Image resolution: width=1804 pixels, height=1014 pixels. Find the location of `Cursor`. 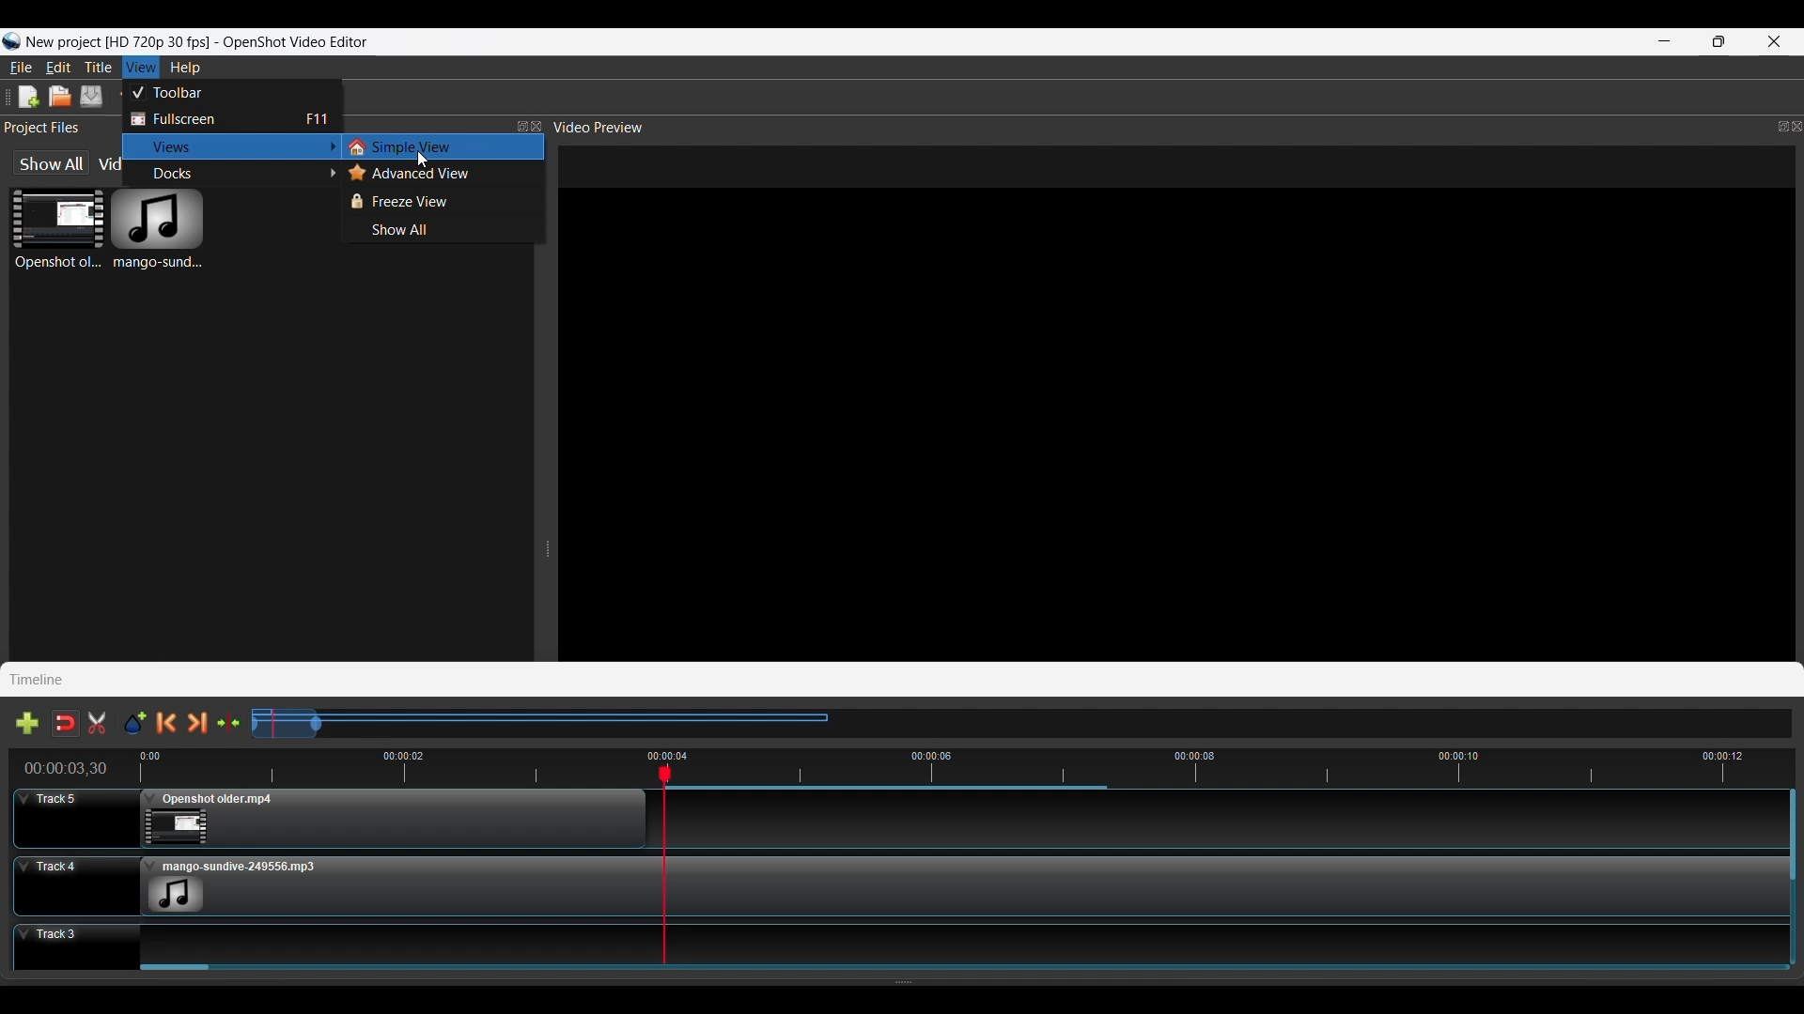

Cursor is located at coordinates (424, 160).